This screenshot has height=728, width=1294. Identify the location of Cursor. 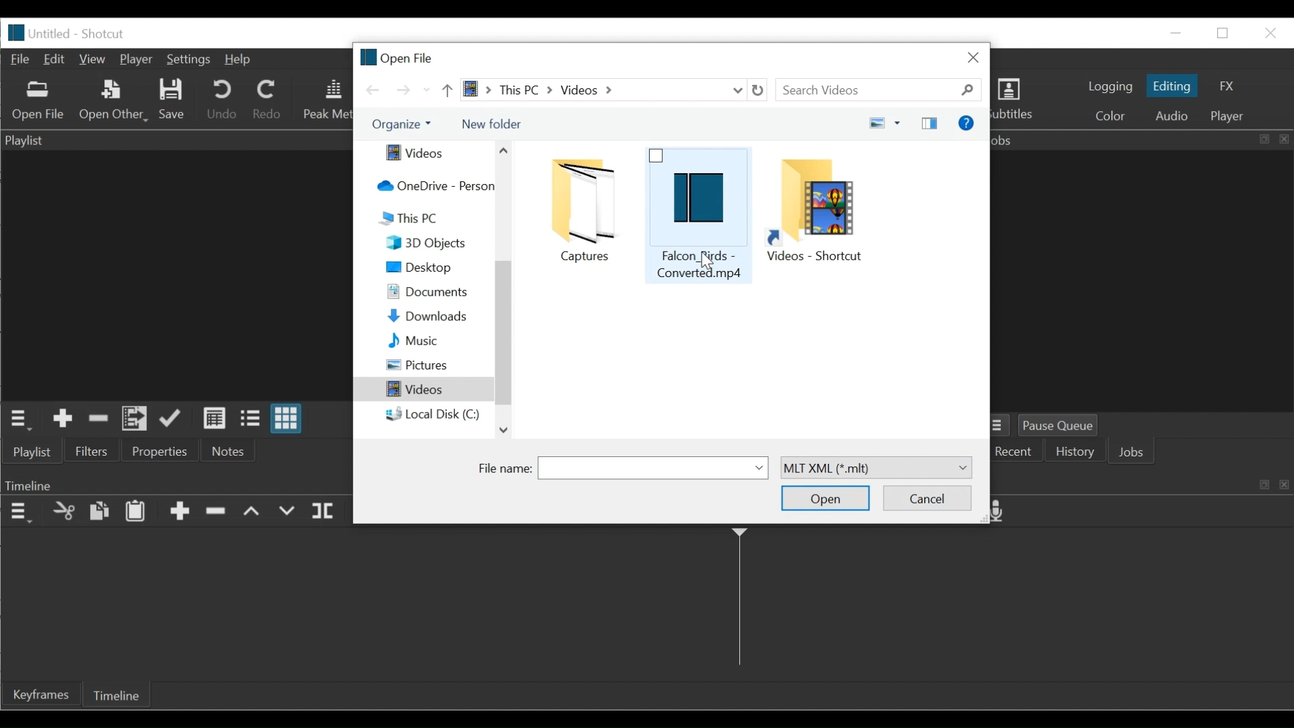
(710, 260).